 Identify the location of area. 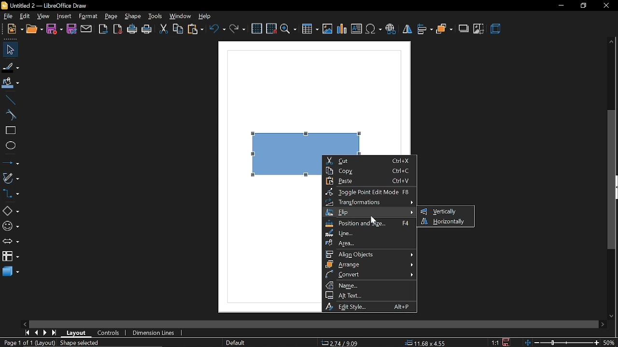
(369, 243).